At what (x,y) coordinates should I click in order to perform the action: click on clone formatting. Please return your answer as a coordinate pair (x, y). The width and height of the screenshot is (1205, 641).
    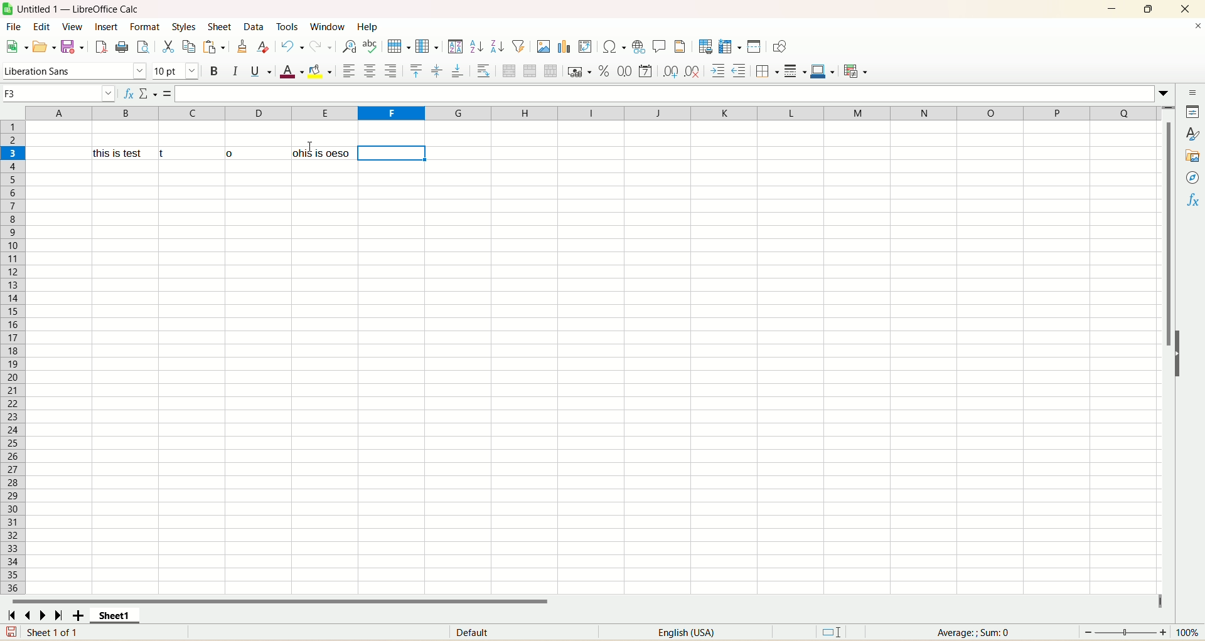
    Looking at the image, I should click on (240, 46).